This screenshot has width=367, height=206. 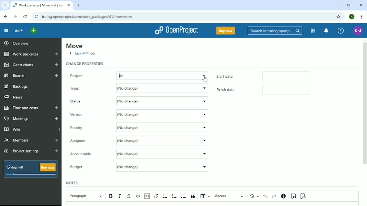 What do you see at coordinates (83, 54) in the screenshot?
I see `Task` at bounding box center [83, 54].